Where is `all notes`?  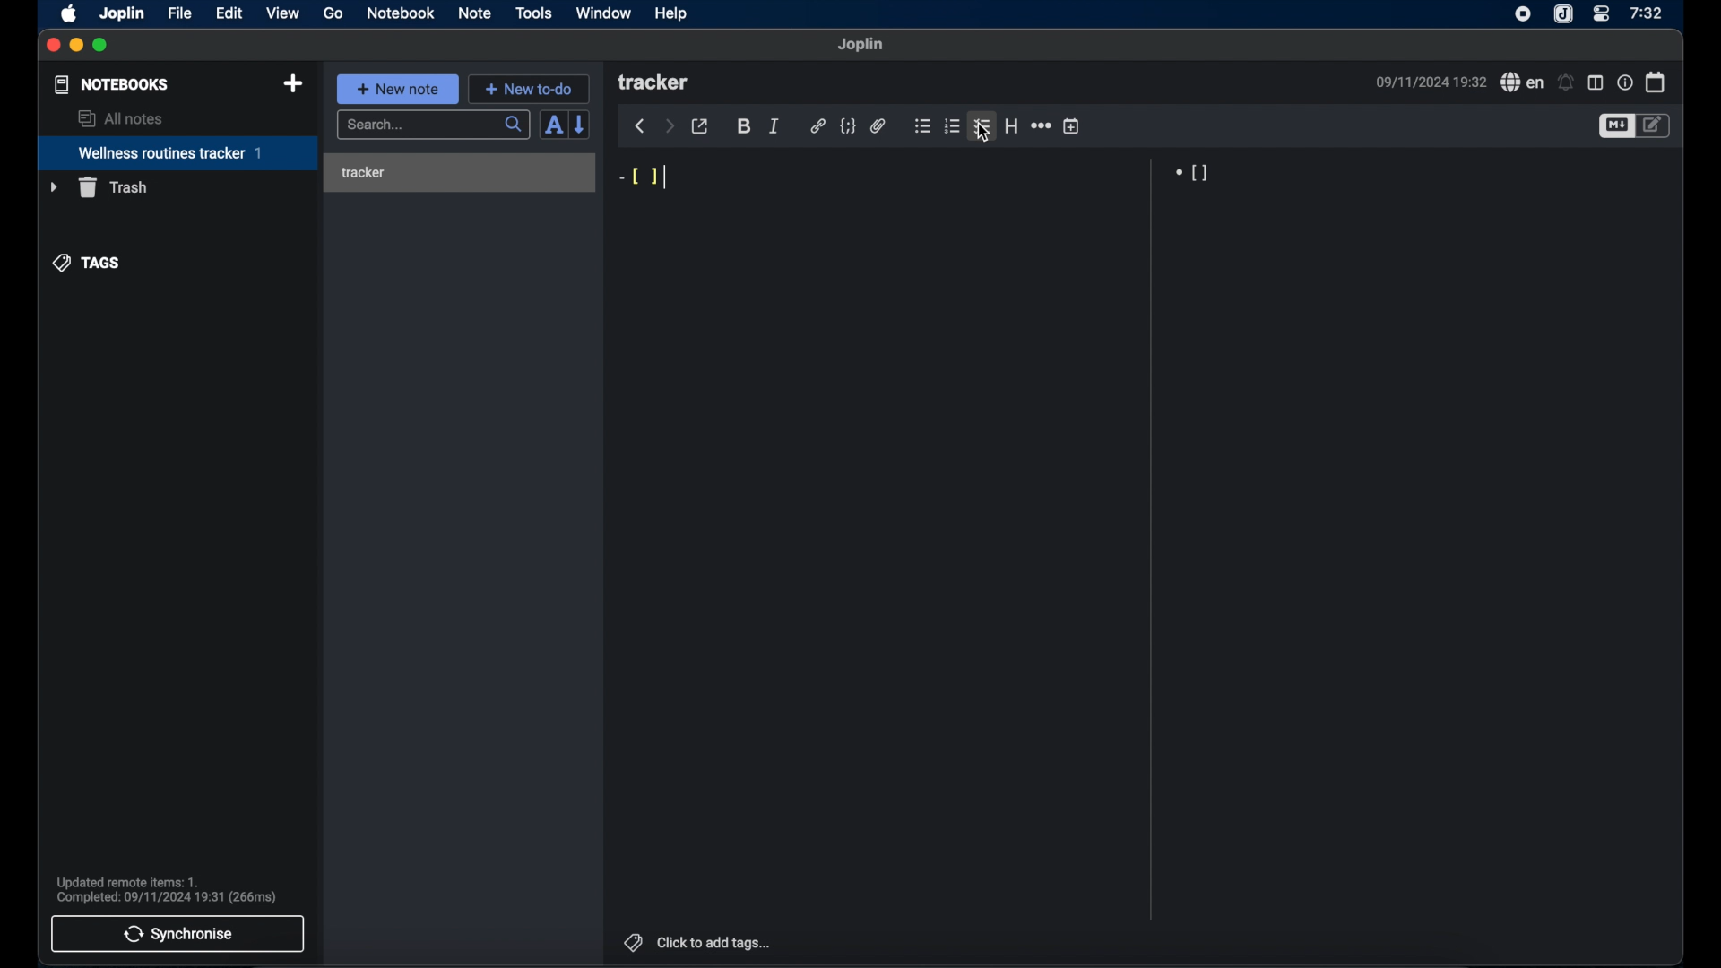 all notes is located at coordinates (119, 118).